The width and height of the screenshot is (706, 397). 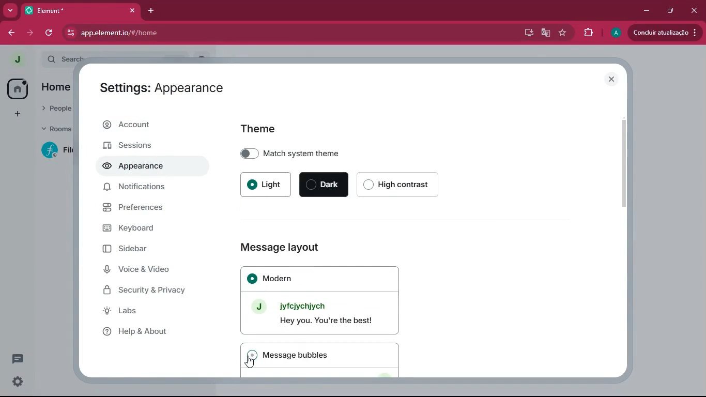 I want to click on message , so click(x=322, y=360).